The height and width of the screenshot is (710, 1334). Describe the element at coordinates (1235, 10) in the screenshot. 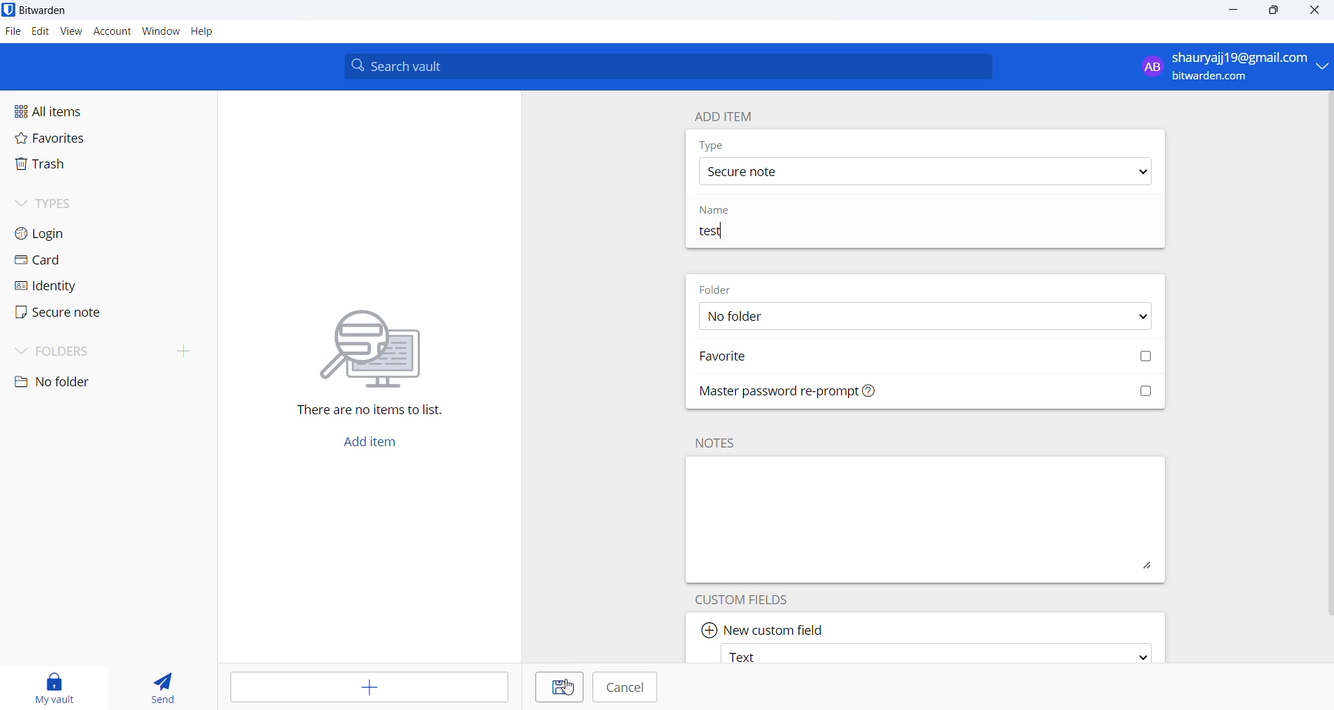

I see `minimize` at that location.